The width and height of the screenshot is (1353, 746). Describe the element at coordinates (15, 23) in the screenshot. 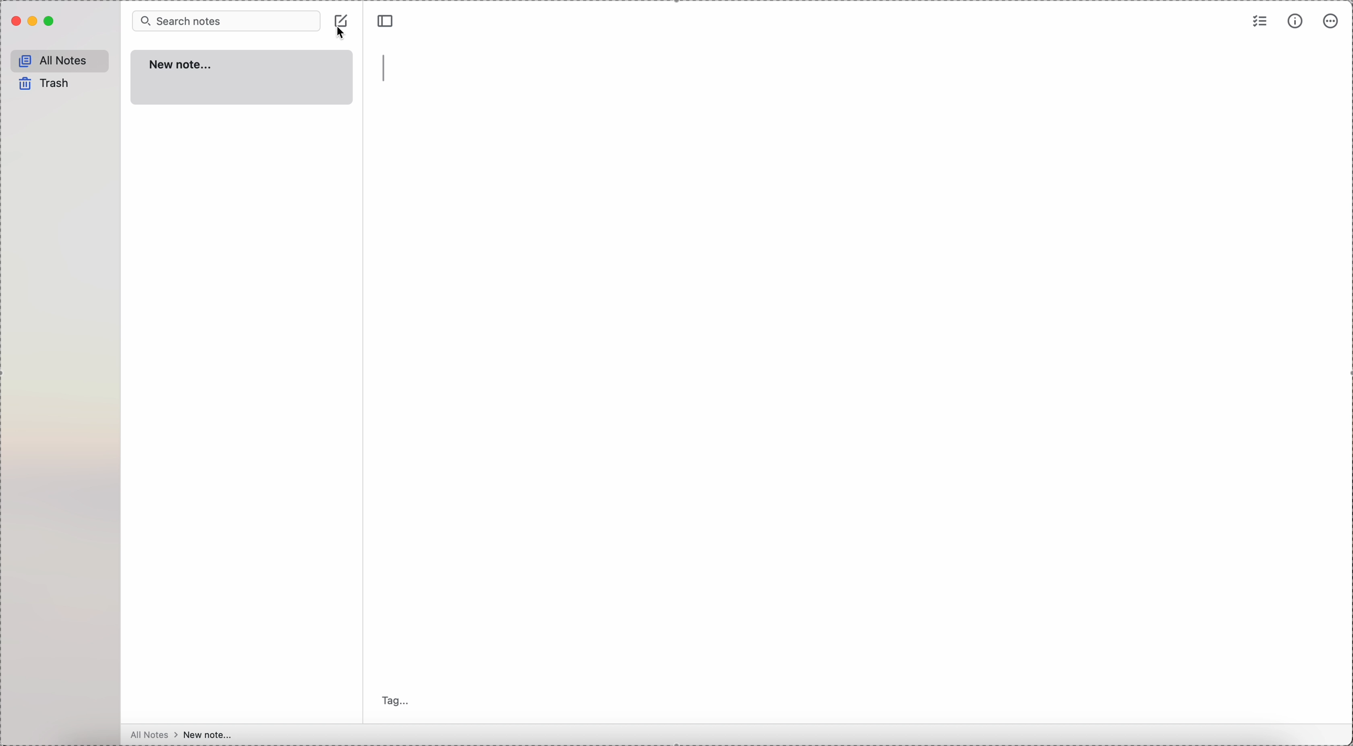

I see `close Simplenote` at that location.